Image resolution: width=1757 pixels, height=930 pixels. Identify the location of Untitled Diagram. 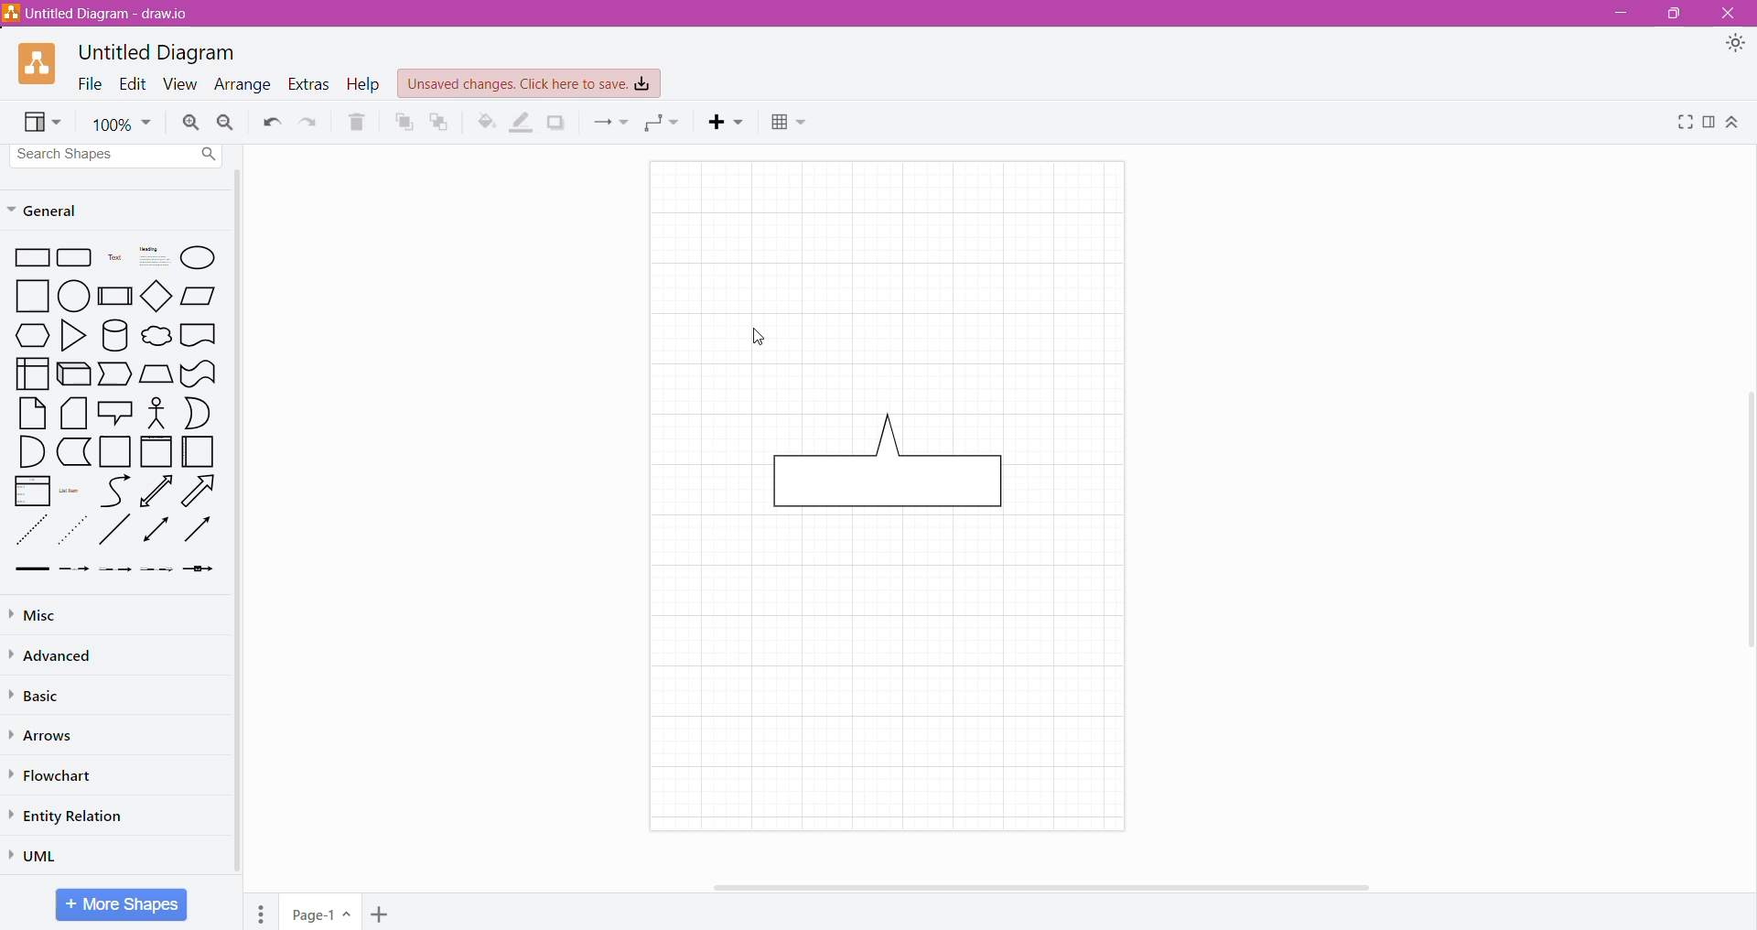
(157, 53).